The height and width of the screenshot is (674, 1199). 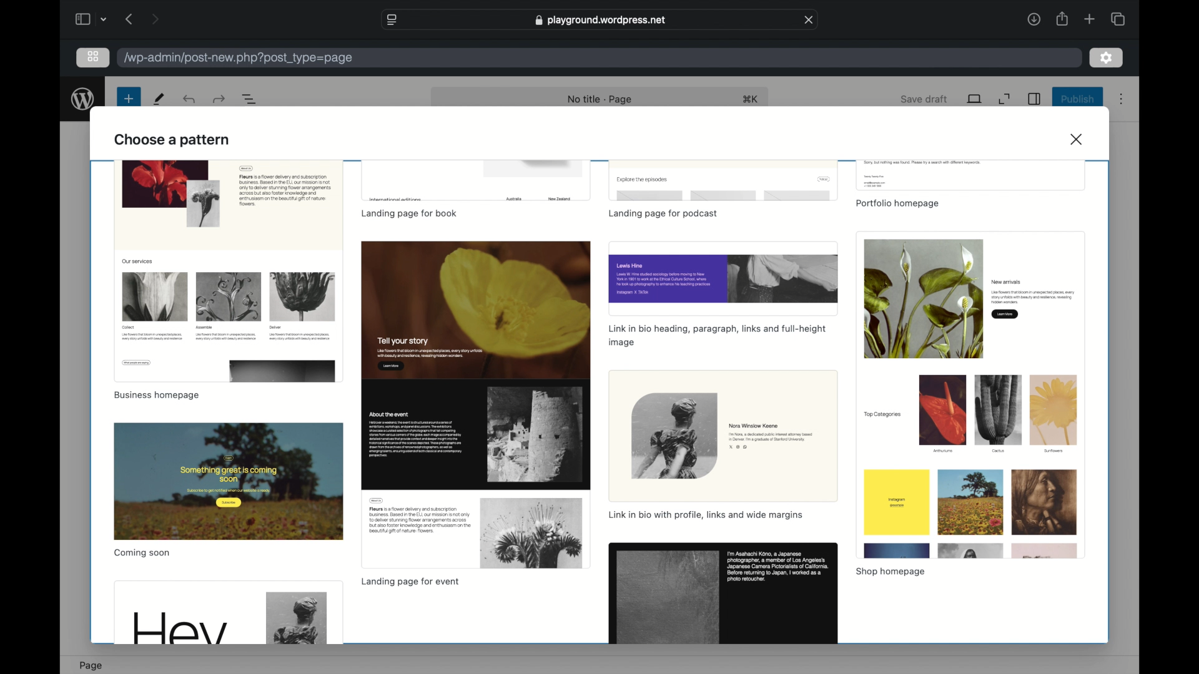 What do you see at coordinates (970, 396) in the screenshot?
I see `preview` at bounding box center [970, 396].